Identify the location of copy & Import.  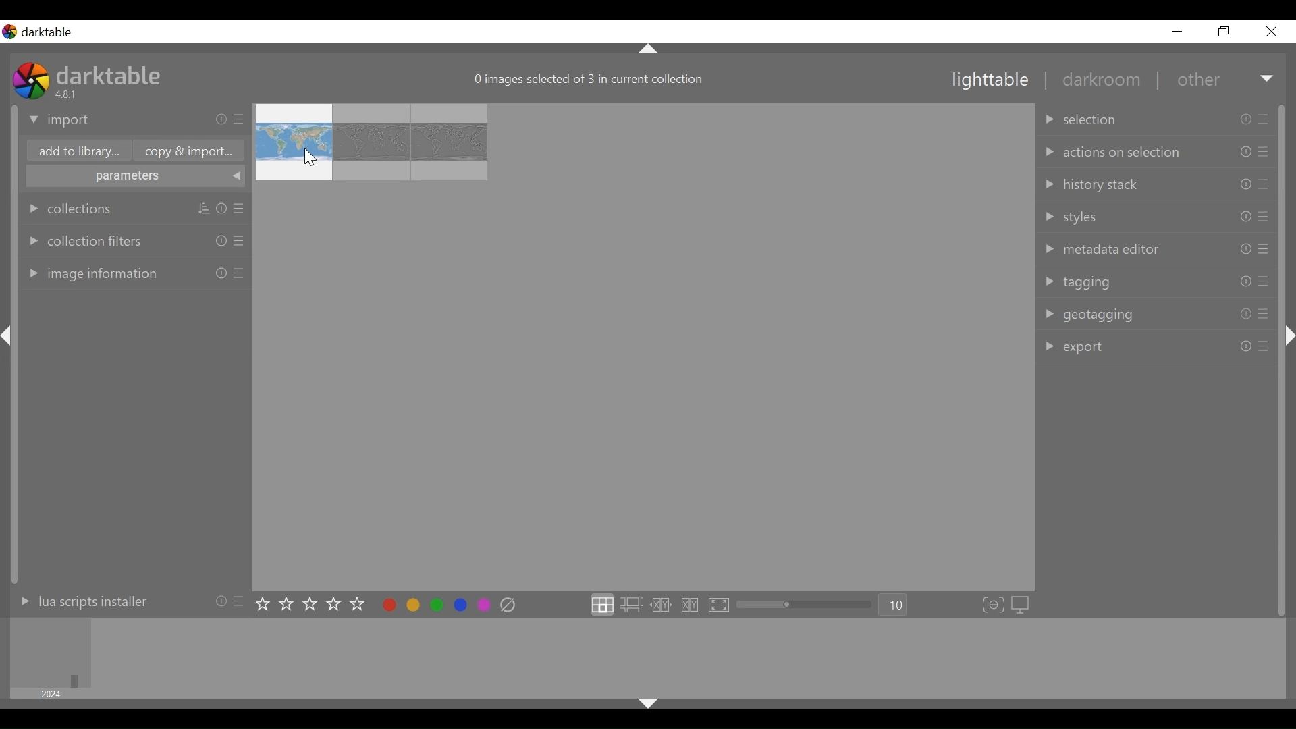
(190, 151).